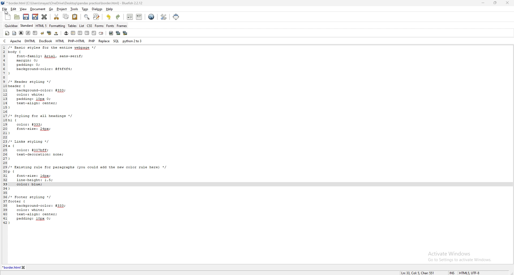 This screenshot has height=275, width=514. Describe the element at coordinates (17, 17) in the screenshot. I see `open` at that location.